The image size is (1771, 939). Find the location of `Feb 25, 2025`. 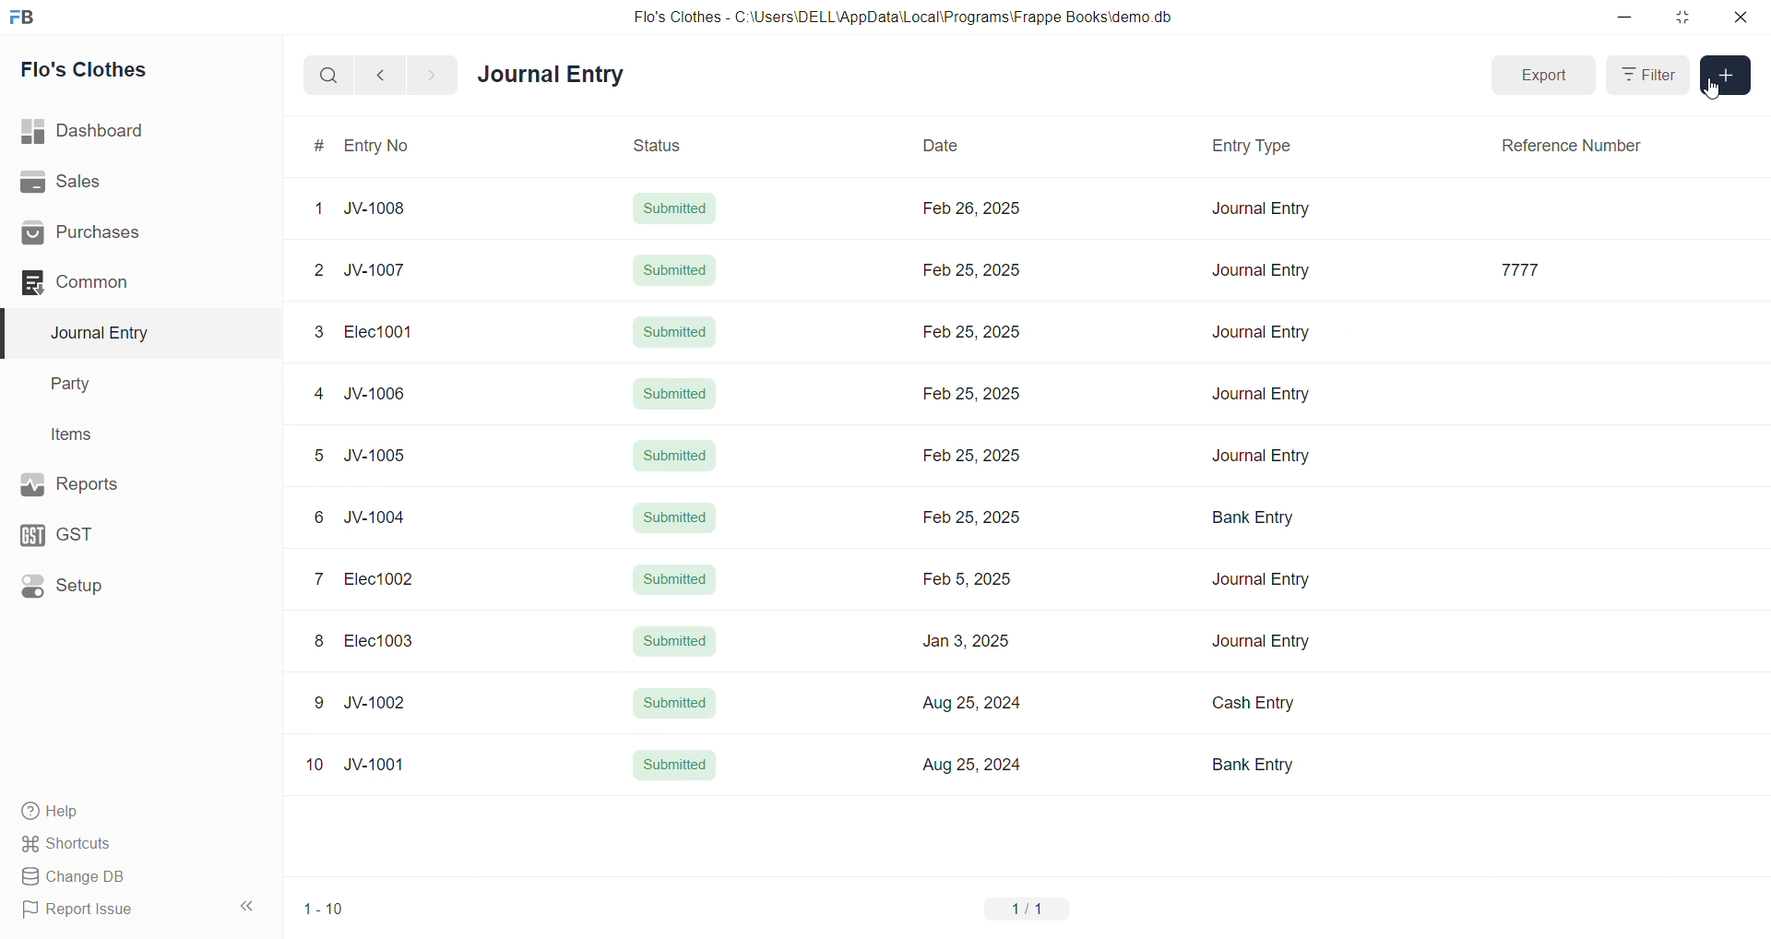

Feb 25, 2025 is located at coordinates (972, 334).